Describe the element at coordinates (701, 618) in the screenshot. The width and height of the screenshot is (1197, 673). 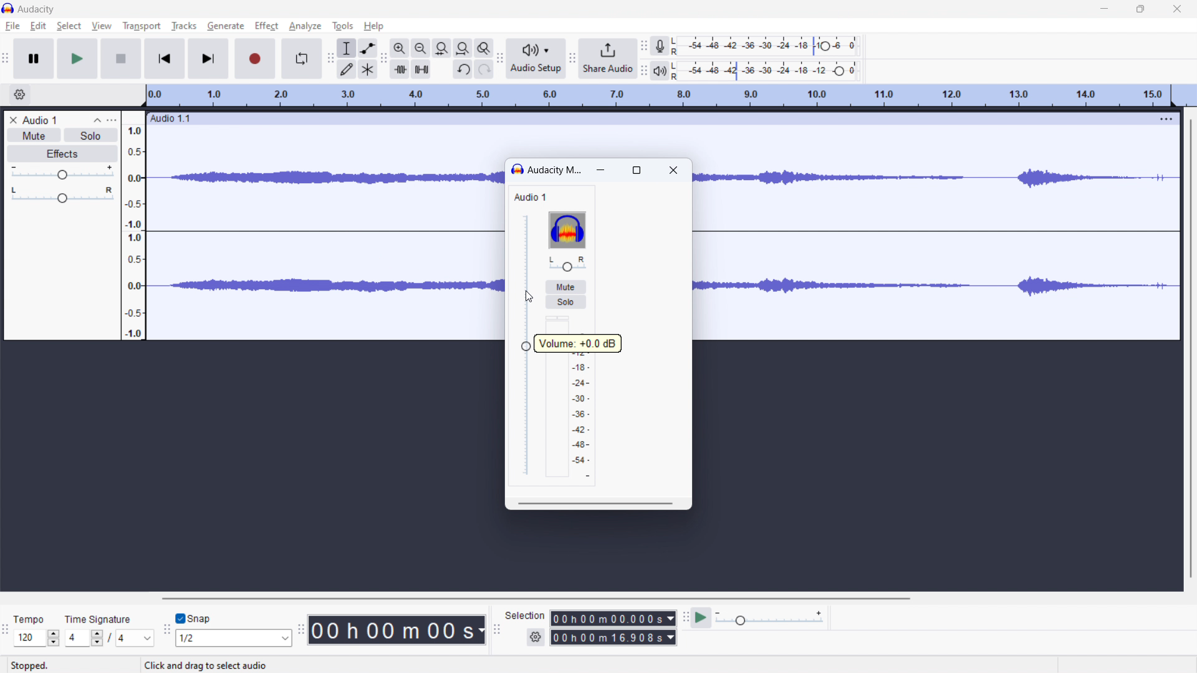
I see `play at speed` at that location.